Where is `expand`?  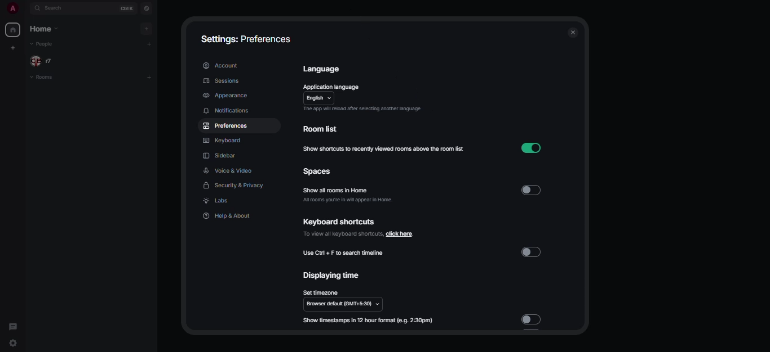 expand is located at coordinates (26, 7).